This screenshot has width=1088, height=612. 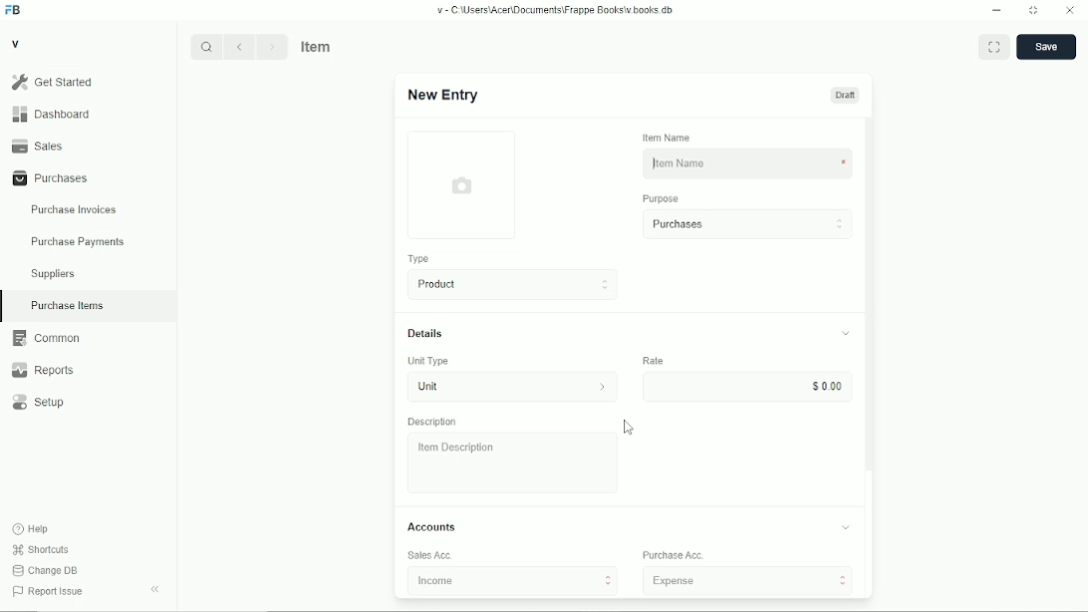 I want to click on help, so click(x=32, y=529).